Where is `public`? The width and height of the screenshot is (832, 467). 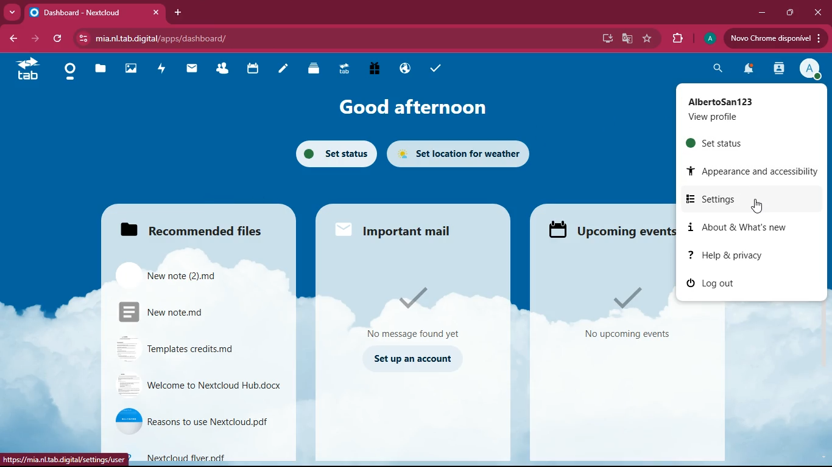 public is located at coordinates (403, 67).